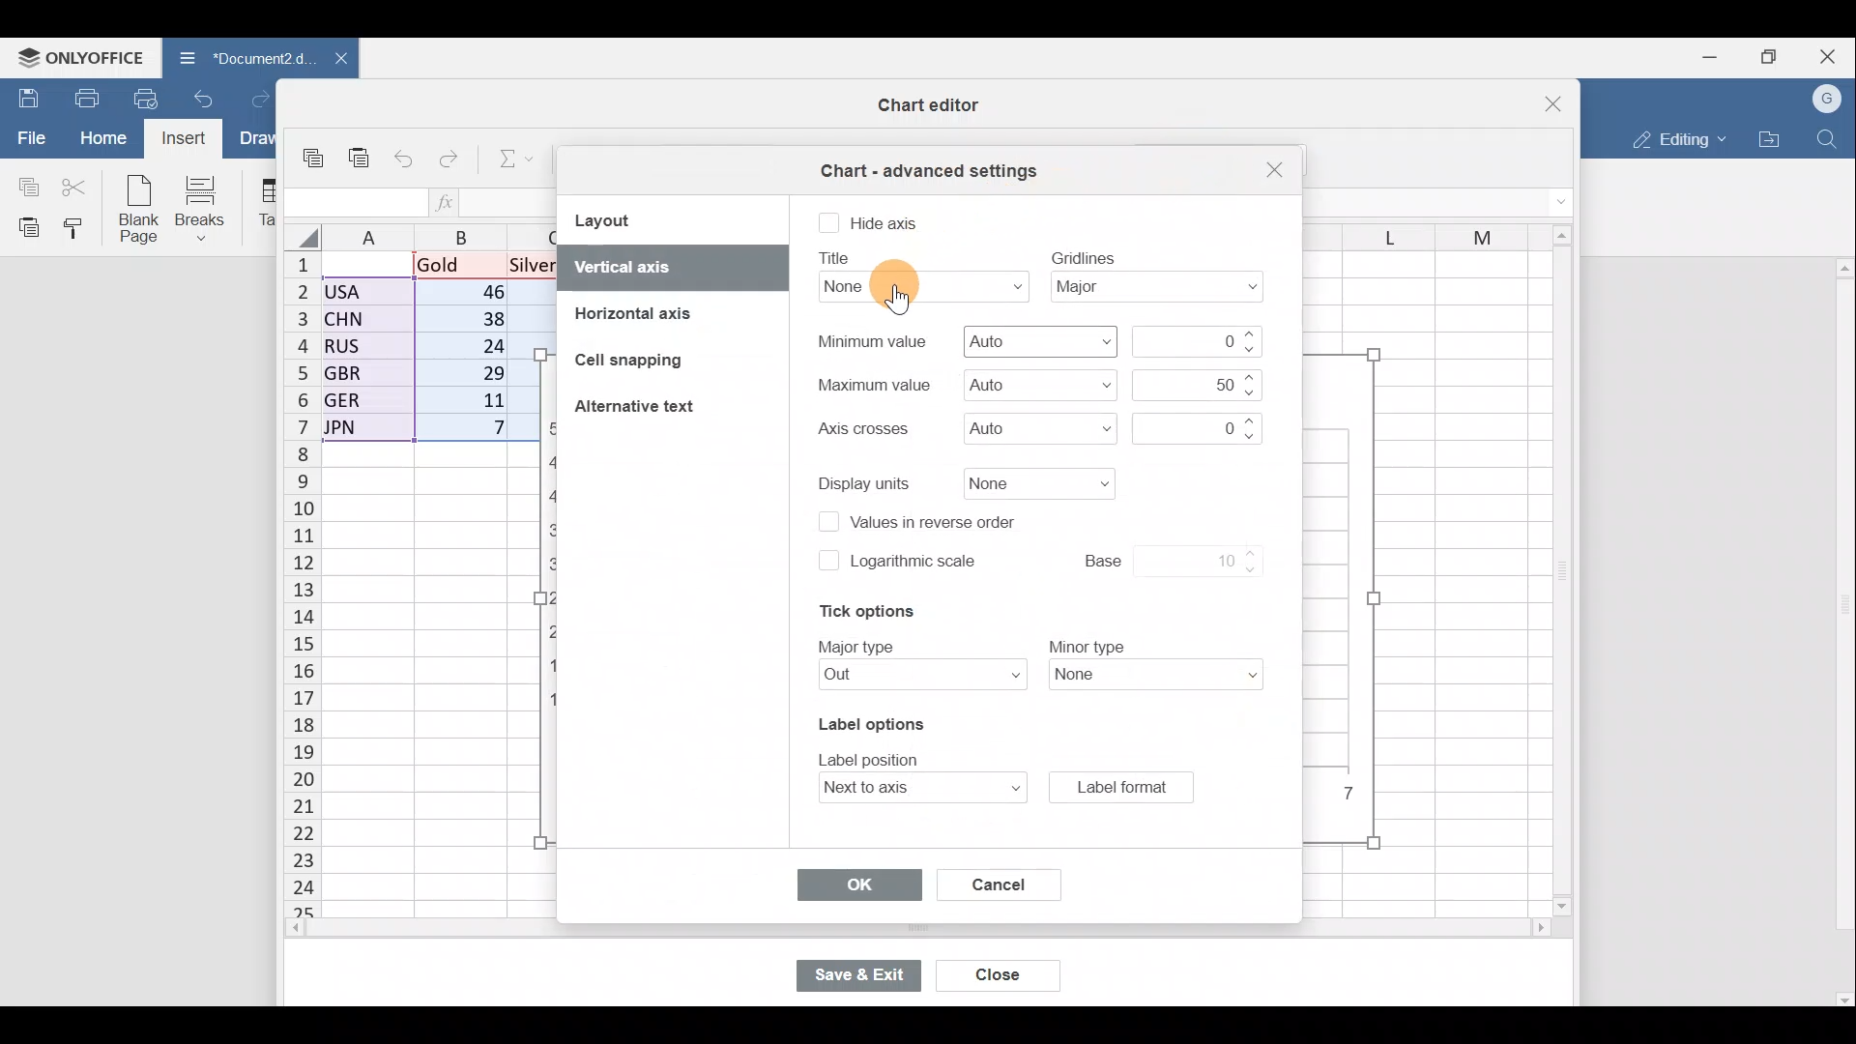 This screenshot has height=1044, width=1856. What do you see at coordinates (1120, 786) in the screenshot?
I see `Label format` at bounding box center [1120, 786].